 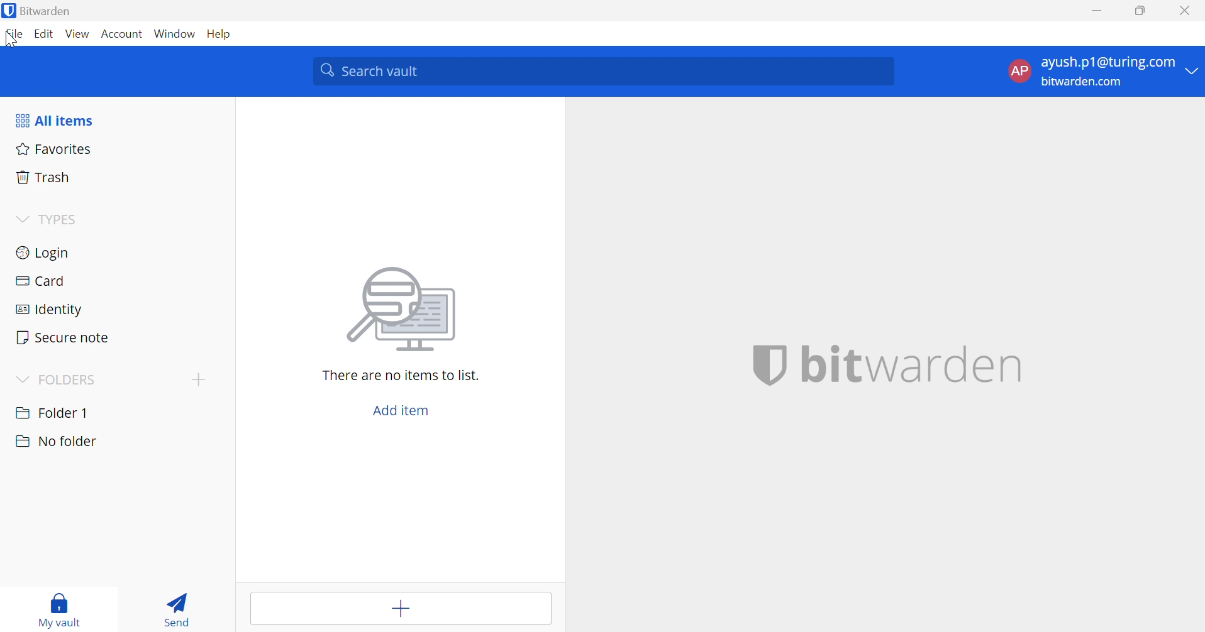 What do you see at coordinates (1108, 64) in the screenshot?
I see `ayush.p1@turing.com` at bounding box center [1108, 64].